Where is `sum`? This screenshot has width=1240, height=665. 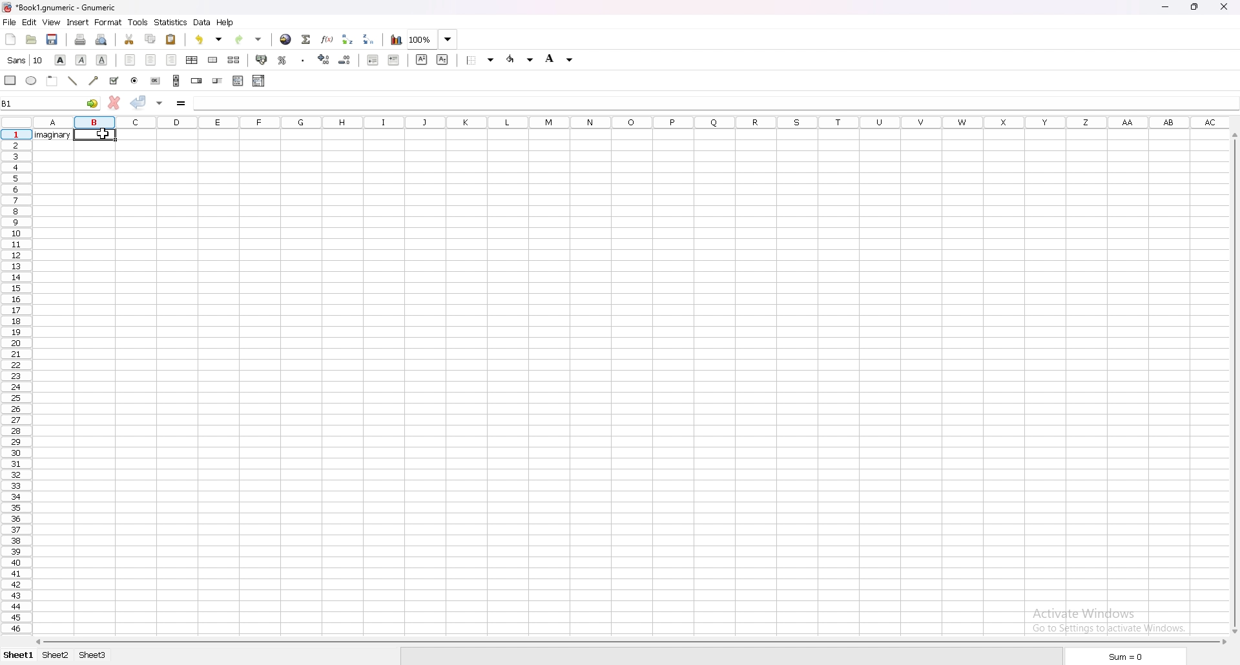
sum is located at coordinates (1122, 657).